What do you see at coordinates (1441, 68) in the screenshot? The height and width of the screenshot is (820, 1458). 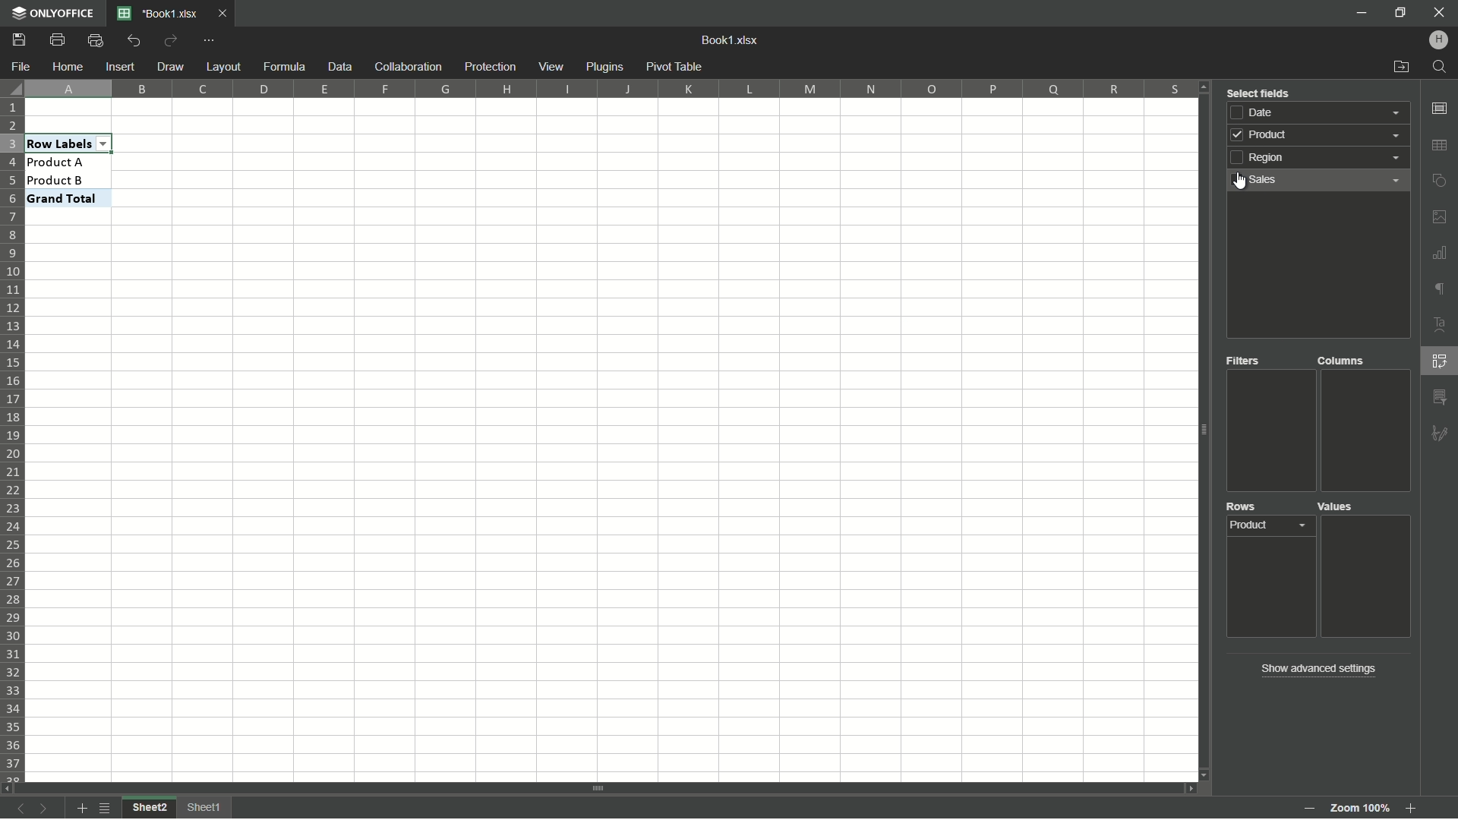 I see `find` at bounding box center [1441, 68].